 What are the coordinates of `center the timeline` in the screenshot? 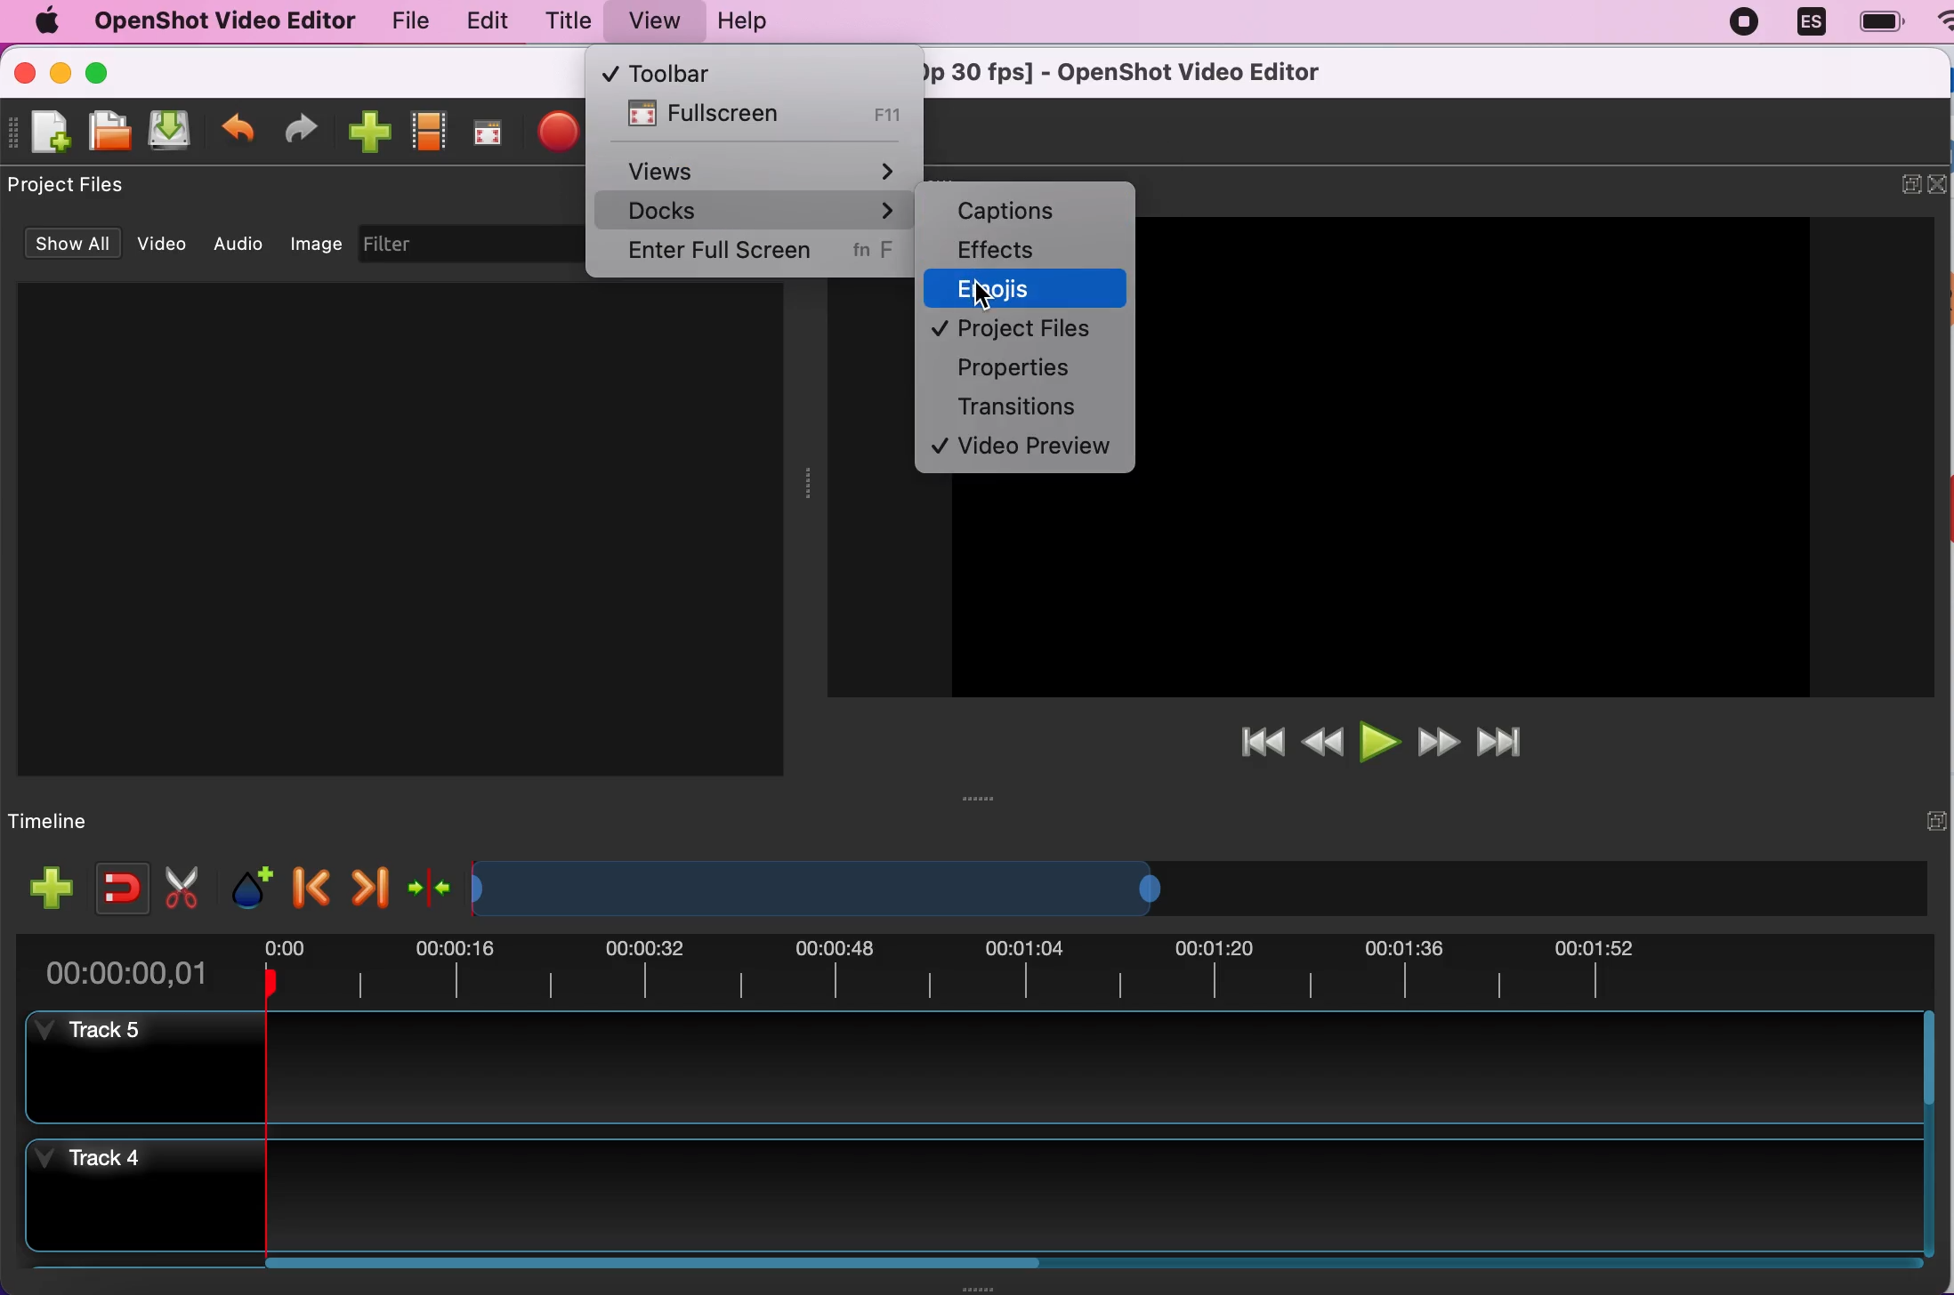 It's located at (431, 883).